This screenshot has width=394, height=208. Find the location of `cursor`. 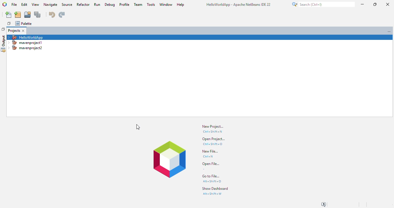

cursor is located at coordinates (138, 127).